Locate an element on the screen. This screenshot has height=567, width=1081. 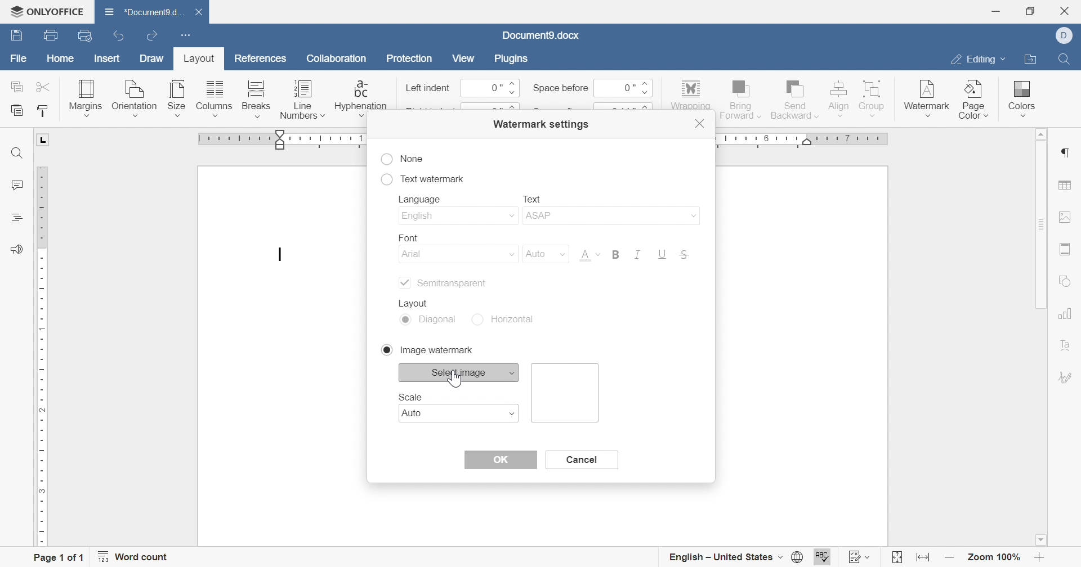
copy is located at coordinates (17, 86).